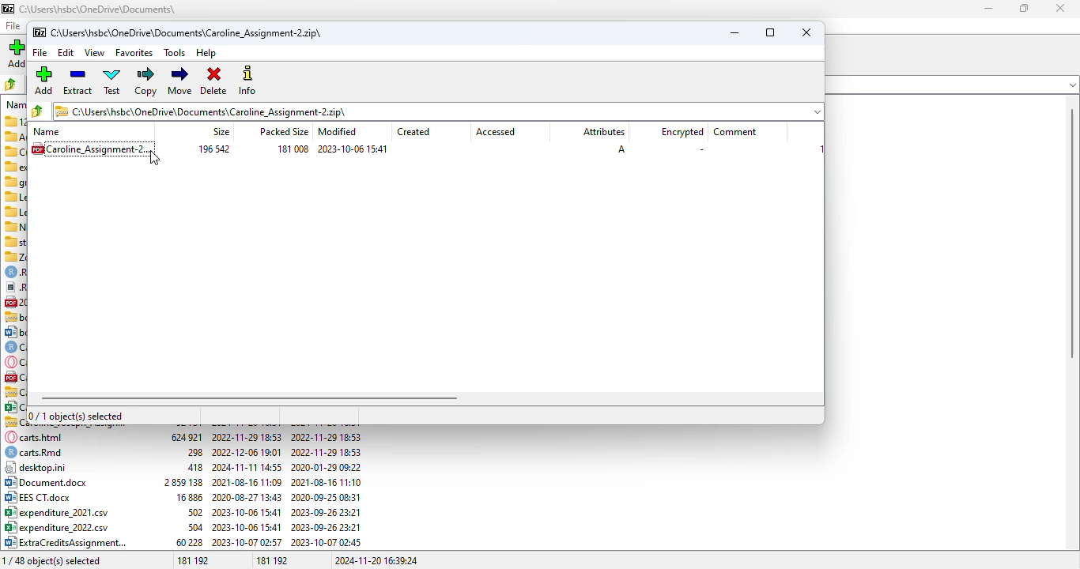 Image resolution: width=1080 pixels, height=569 pixels. What do you see at coordinates (988, 9) in the screenshot?
I see `minimize` at bounding box center [988, 9].